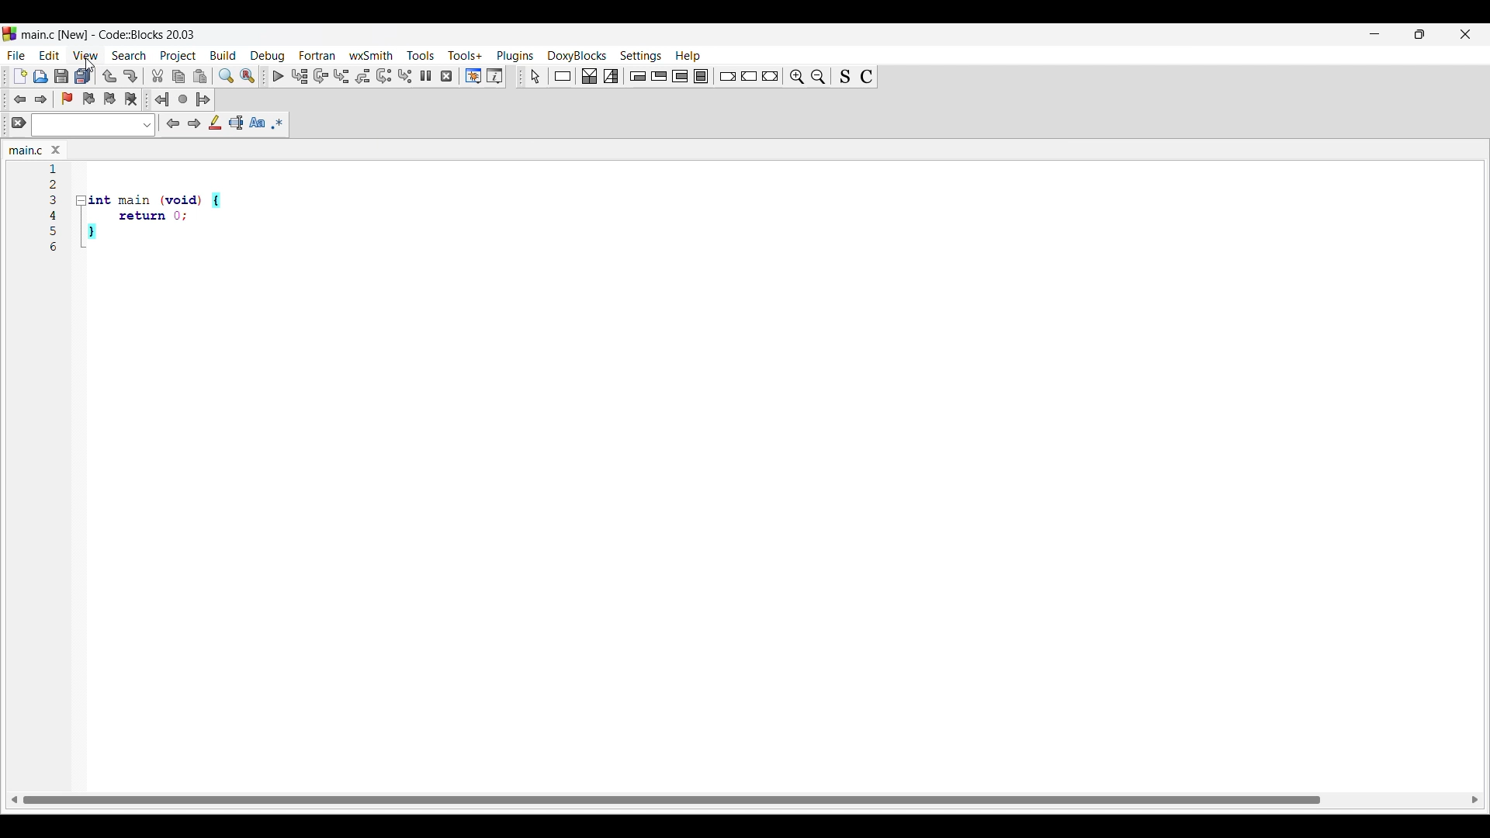 This screenshot has height=838, width=1490. What do you see at coordinates (770, 76) in the screenshot?
I see `Return instruction` at bounding box center [770, 76].